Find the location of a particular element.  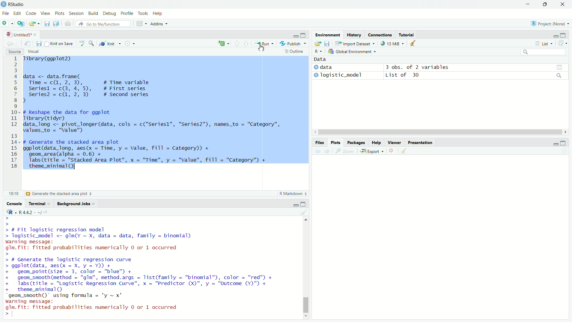

File is located at coordinates (6, 14).